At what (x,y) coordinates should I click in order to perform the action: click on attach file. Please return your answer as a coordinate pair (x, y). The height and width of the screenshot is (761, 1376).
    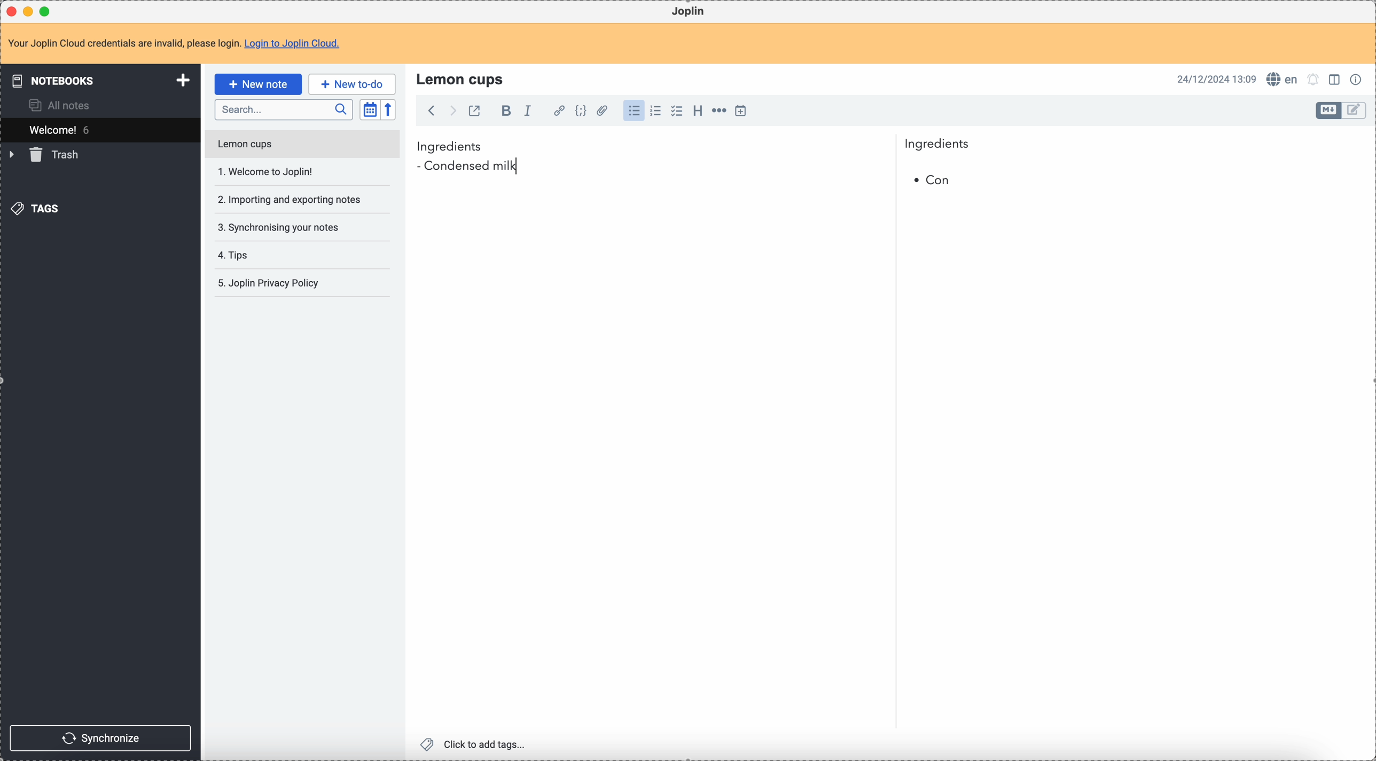
    Looking at the image, I should click on (600, 112).